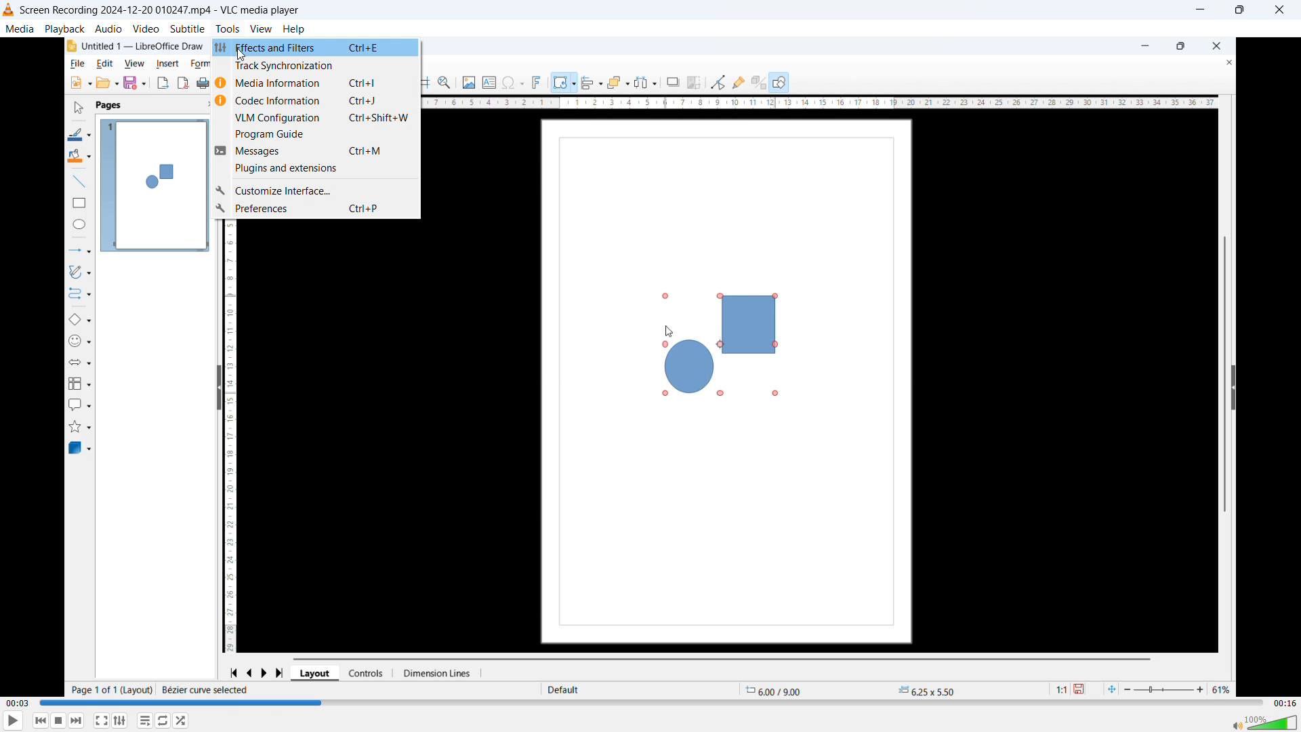  I want to click on Time bar , so click(650, 701).